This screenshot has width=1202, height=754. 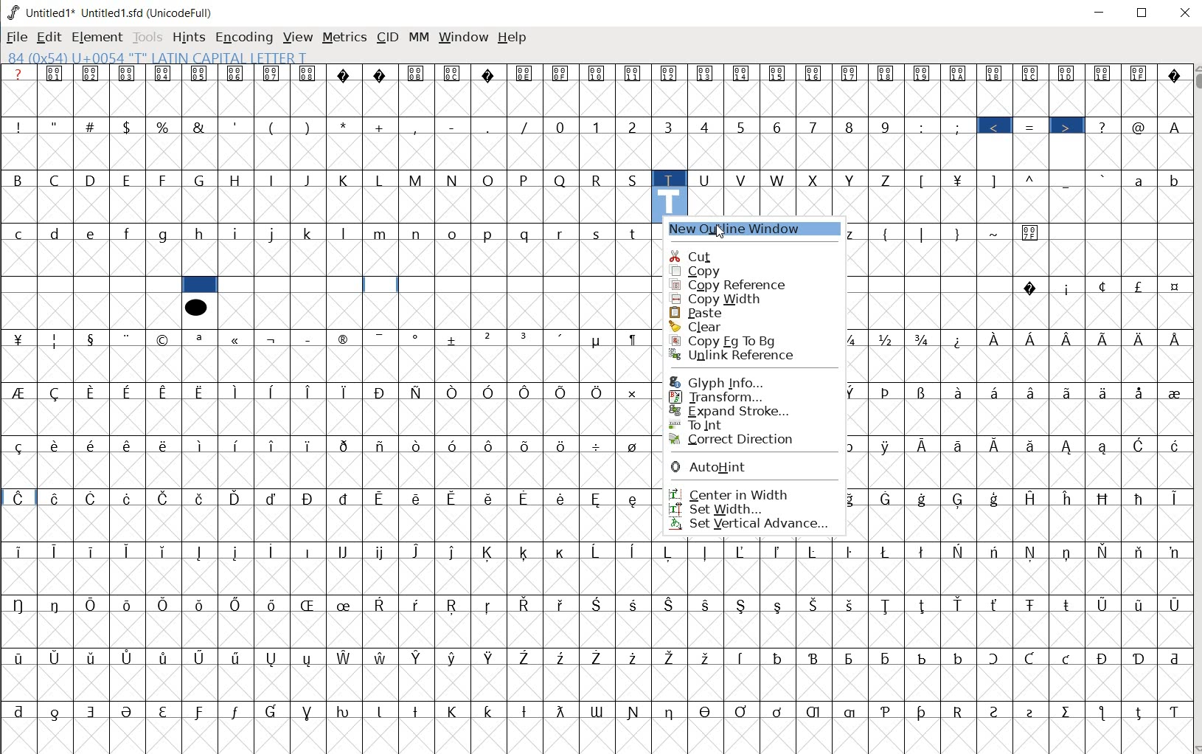 What do you see at coordinates (850, 126) in the screenshot?
I see `8` at bounding box center [850, 126].